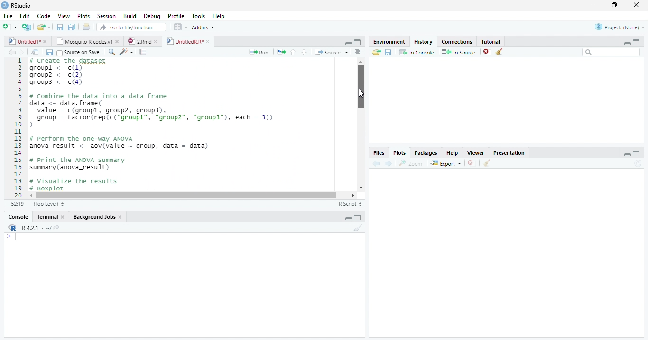 The width and height of the screenshot is (648, 340). What do you see at coordinates (293, 52) in the screenshot?
I see `Go to previous section` at bounding box center [293, 52].